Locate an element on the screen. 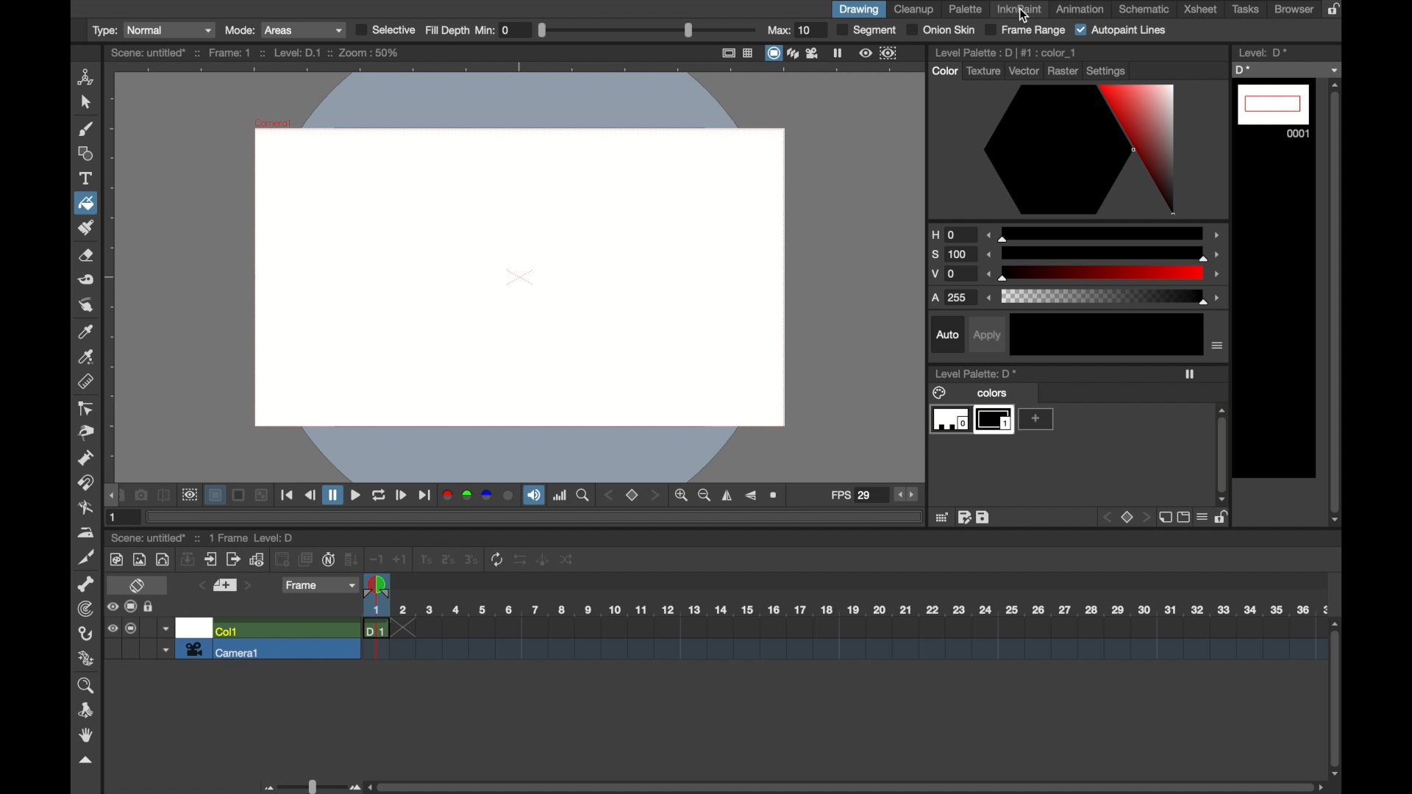 The width and height of the screenshot is (1412, 794). D is located at coordinates (1287, 69).